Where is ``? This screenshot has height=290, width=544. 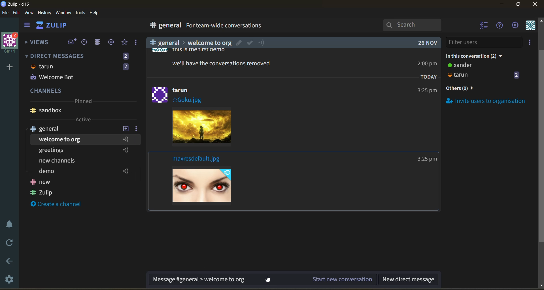  is located at coordinates (80, 73).